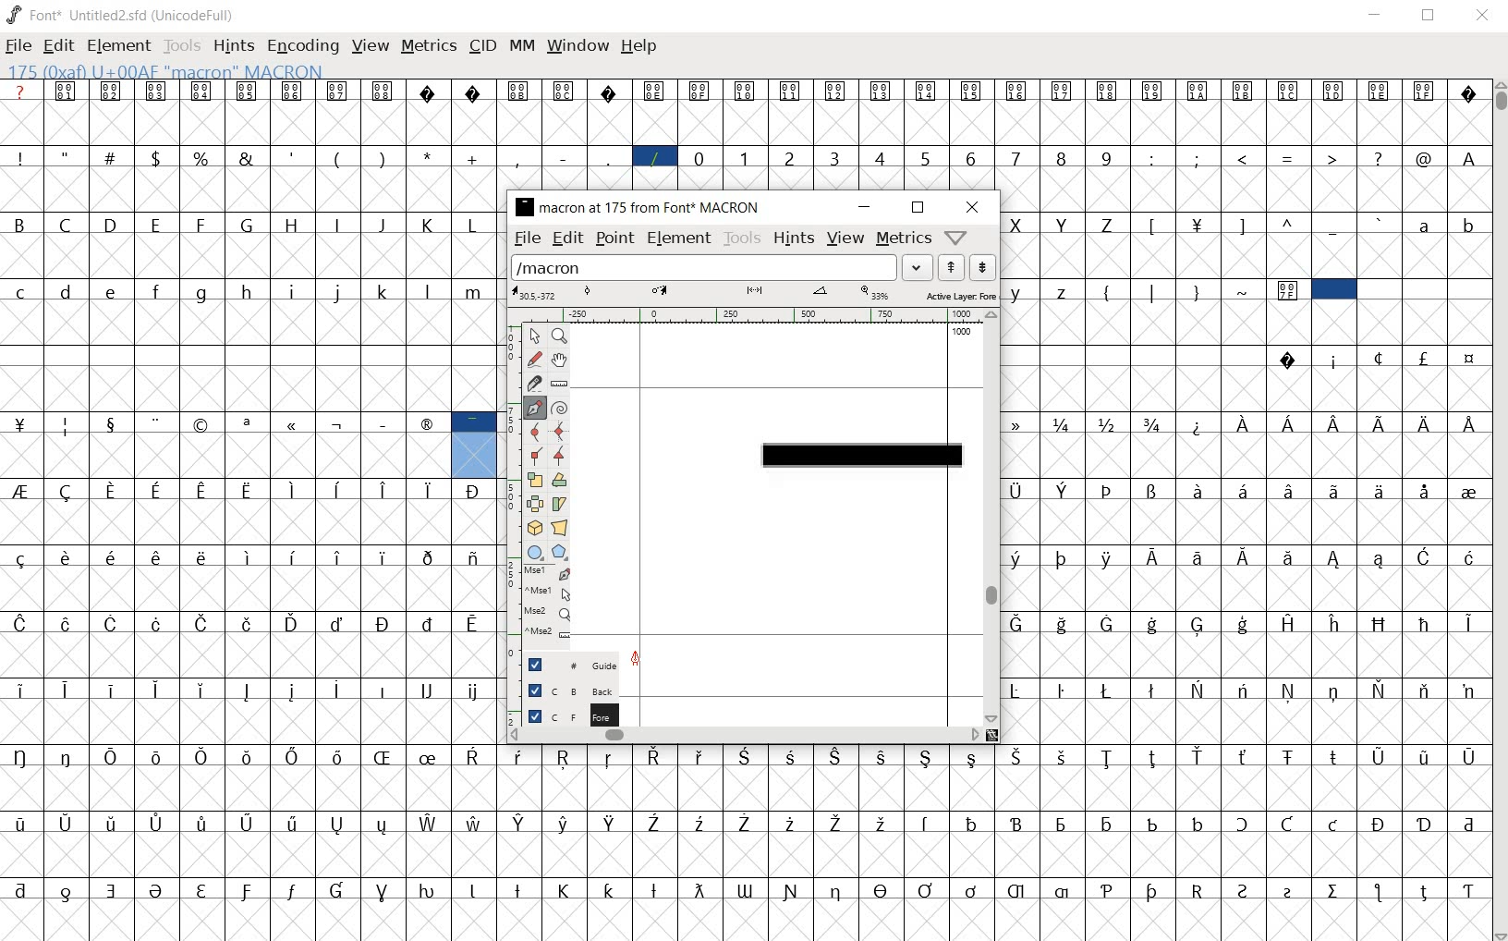  What do you see at coordinates (1197, 690) in the screenshot?
I see `Symbol` at bounding box center [1197, 690].